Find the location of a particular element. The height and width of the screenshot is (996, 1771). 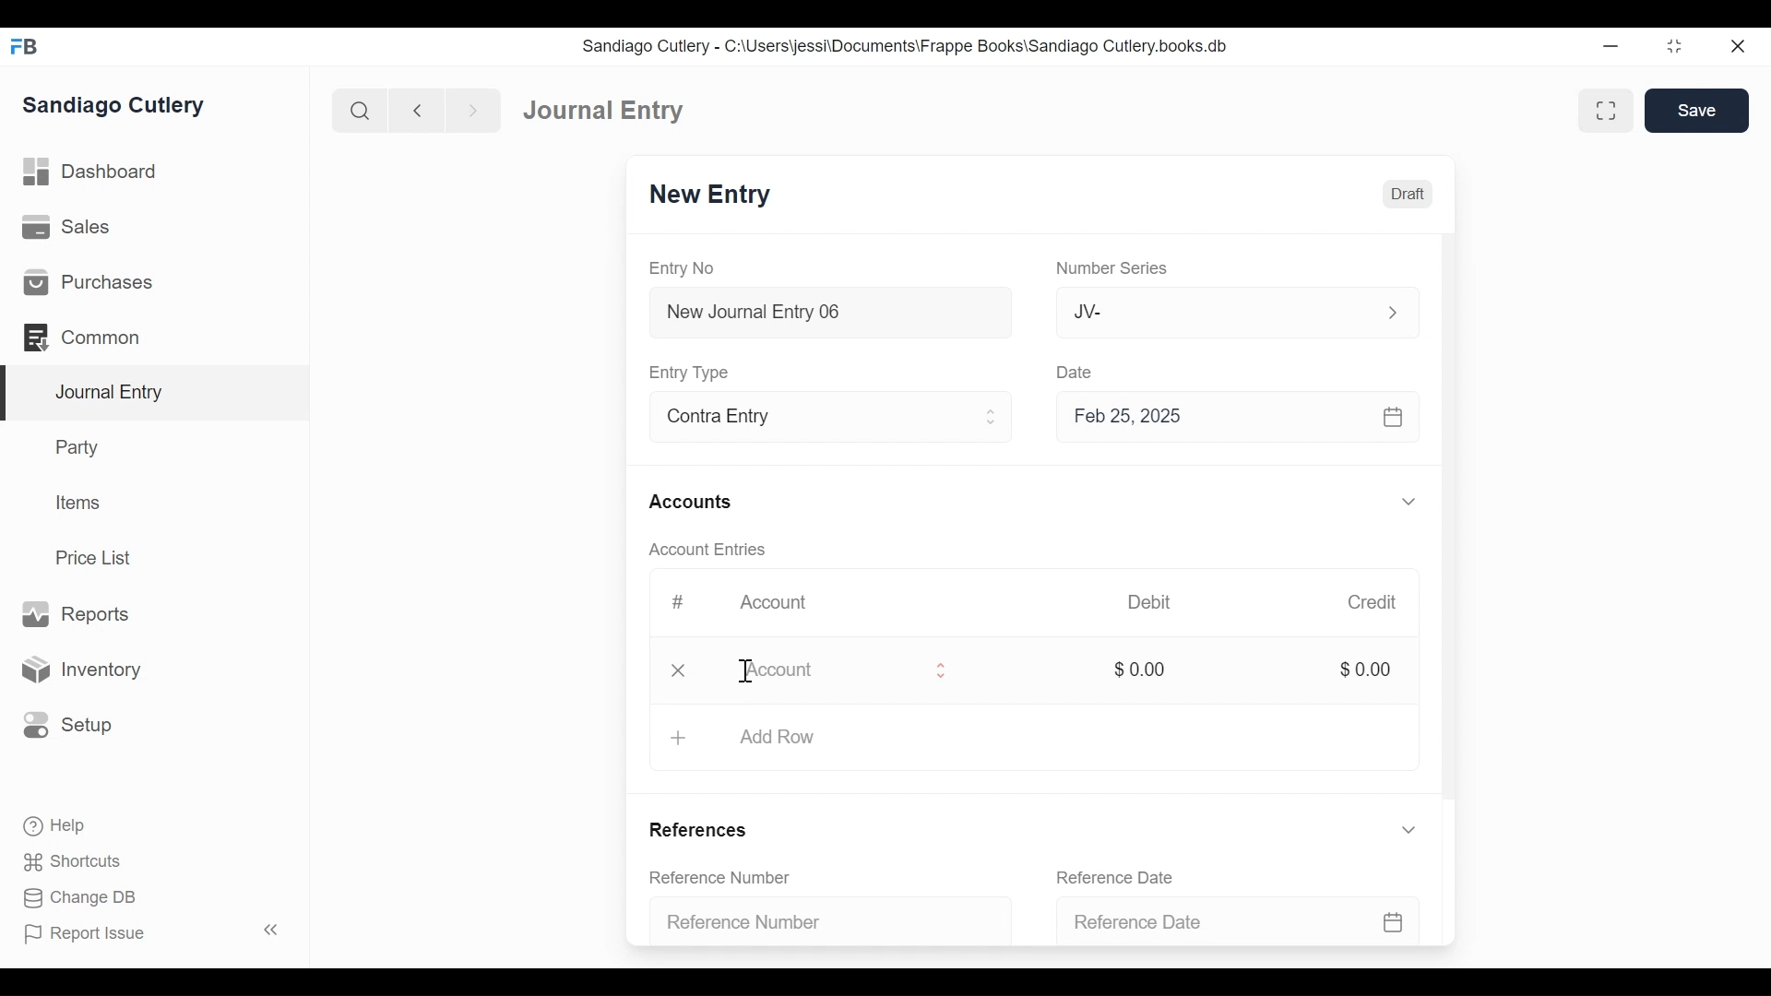

Dashboard is located at coordinates (92, 172).